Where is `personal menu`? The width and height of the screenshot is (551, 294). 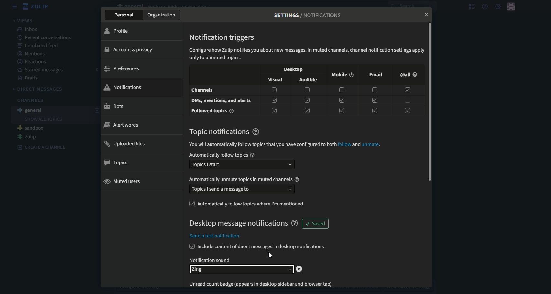 personal menu is located at coordinates (512, 6).